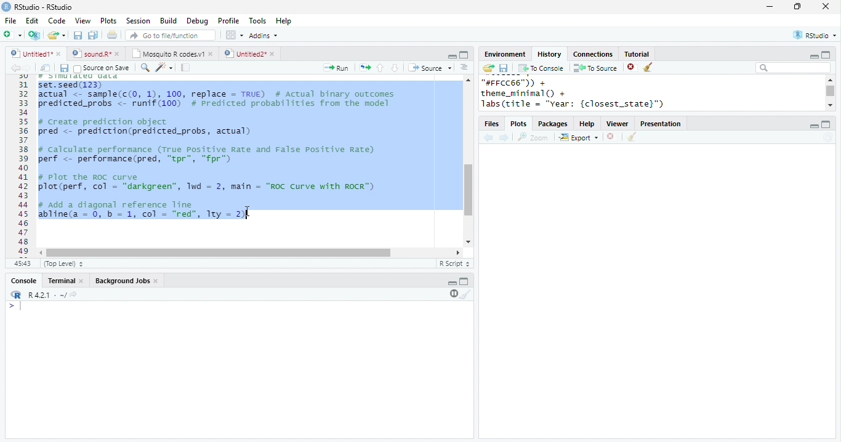  I want to click on Source on Save, so click(100, 68).